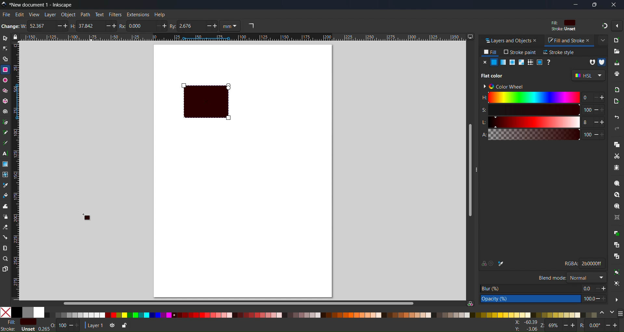 The width and height of the screenshot is (624, 332). Describe the element at coordinates (594, 5) in the screenshot. I see `Maximize` at that location.